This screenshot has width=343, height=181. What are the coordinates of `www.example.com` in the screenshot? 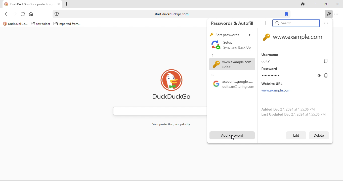 It's located at (276, 91).